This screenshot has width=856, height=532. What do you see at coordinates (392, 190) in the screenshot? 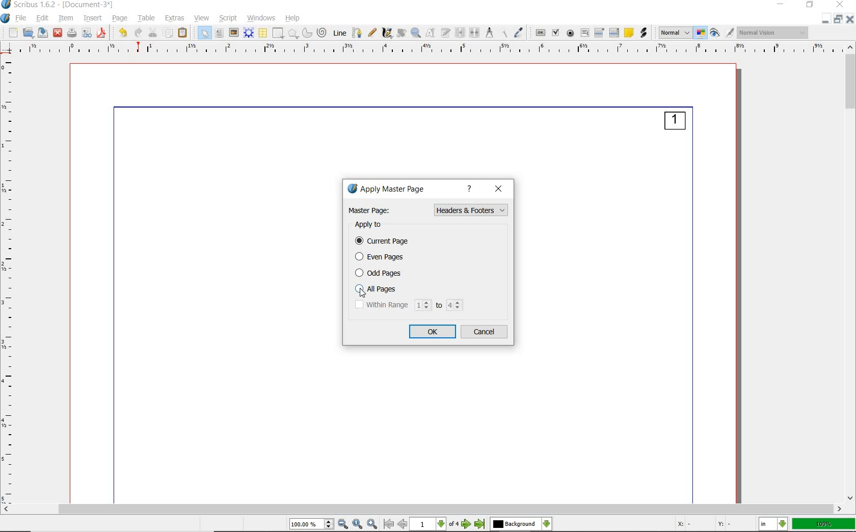
I see `apply master page` at bounding box center [392, 190].